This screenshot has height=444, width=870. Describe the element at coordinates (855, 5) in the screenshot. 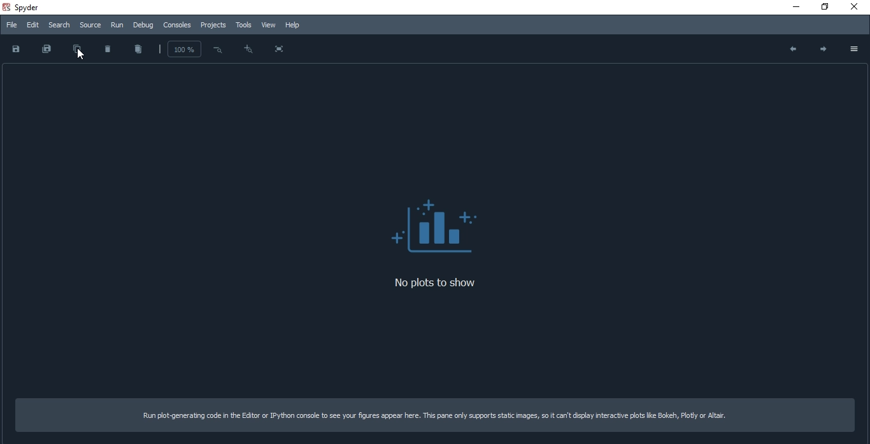

I see `close` at that location.